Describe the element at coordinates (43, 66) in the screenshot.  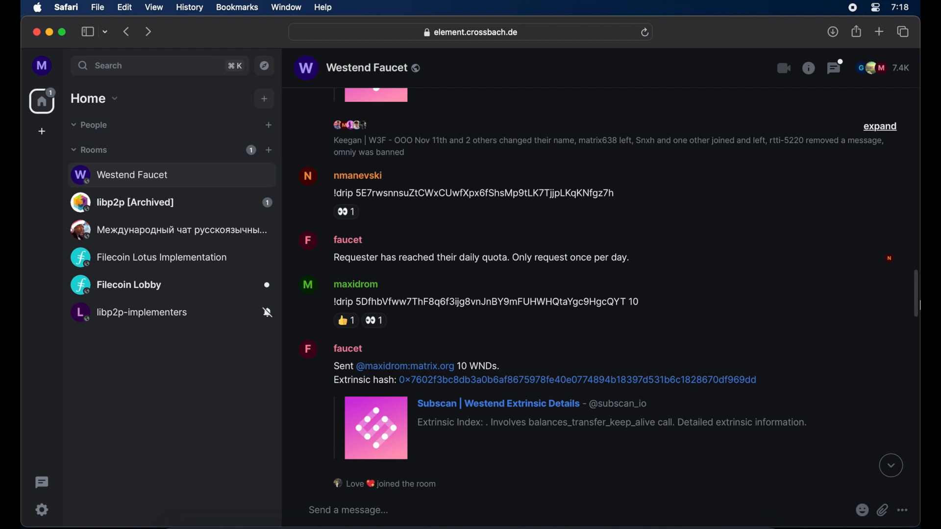
I see `profile` at that location.